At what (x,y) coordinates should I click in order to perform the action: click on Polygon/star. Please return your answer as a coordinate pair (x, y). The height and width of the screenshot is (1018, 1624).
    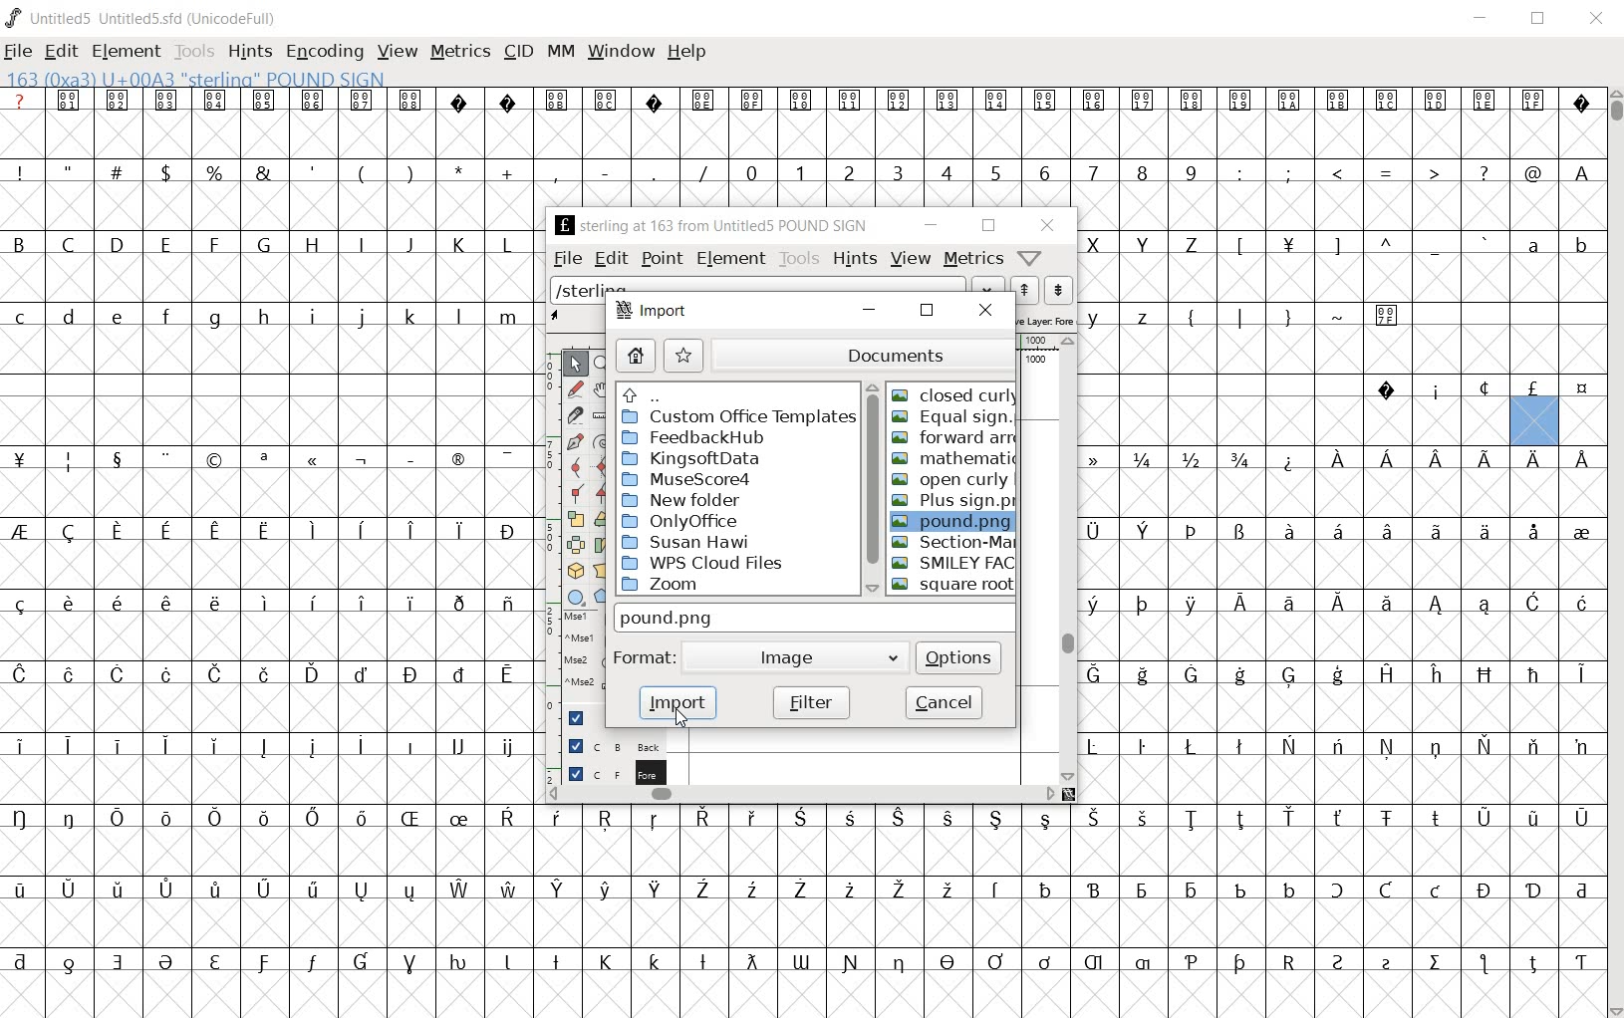
    Looking at the image, I should click on (605, 597).